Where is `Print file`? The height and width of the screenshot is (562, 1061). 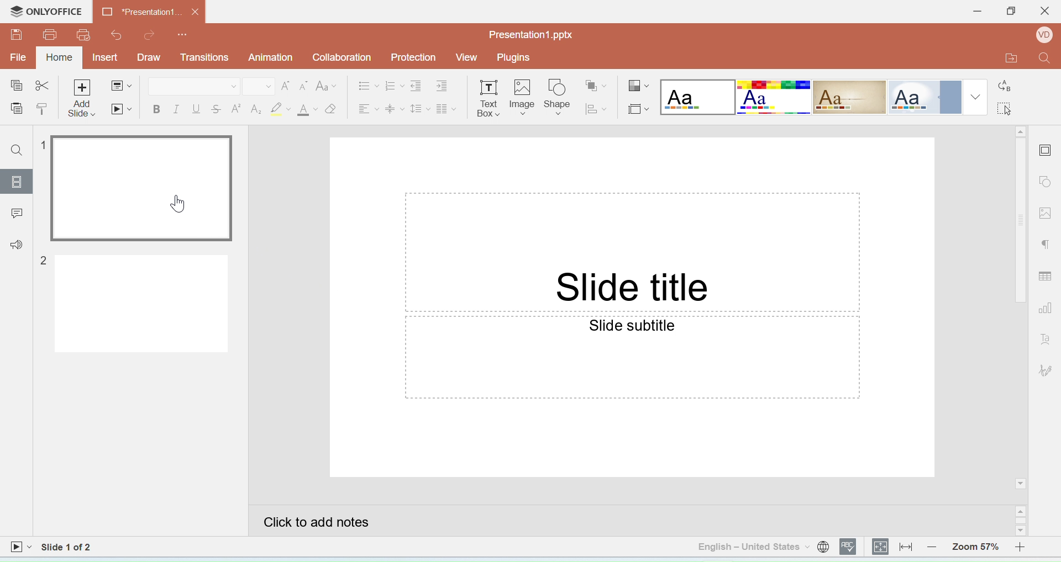
Print file is located at coordinates (50, 35).